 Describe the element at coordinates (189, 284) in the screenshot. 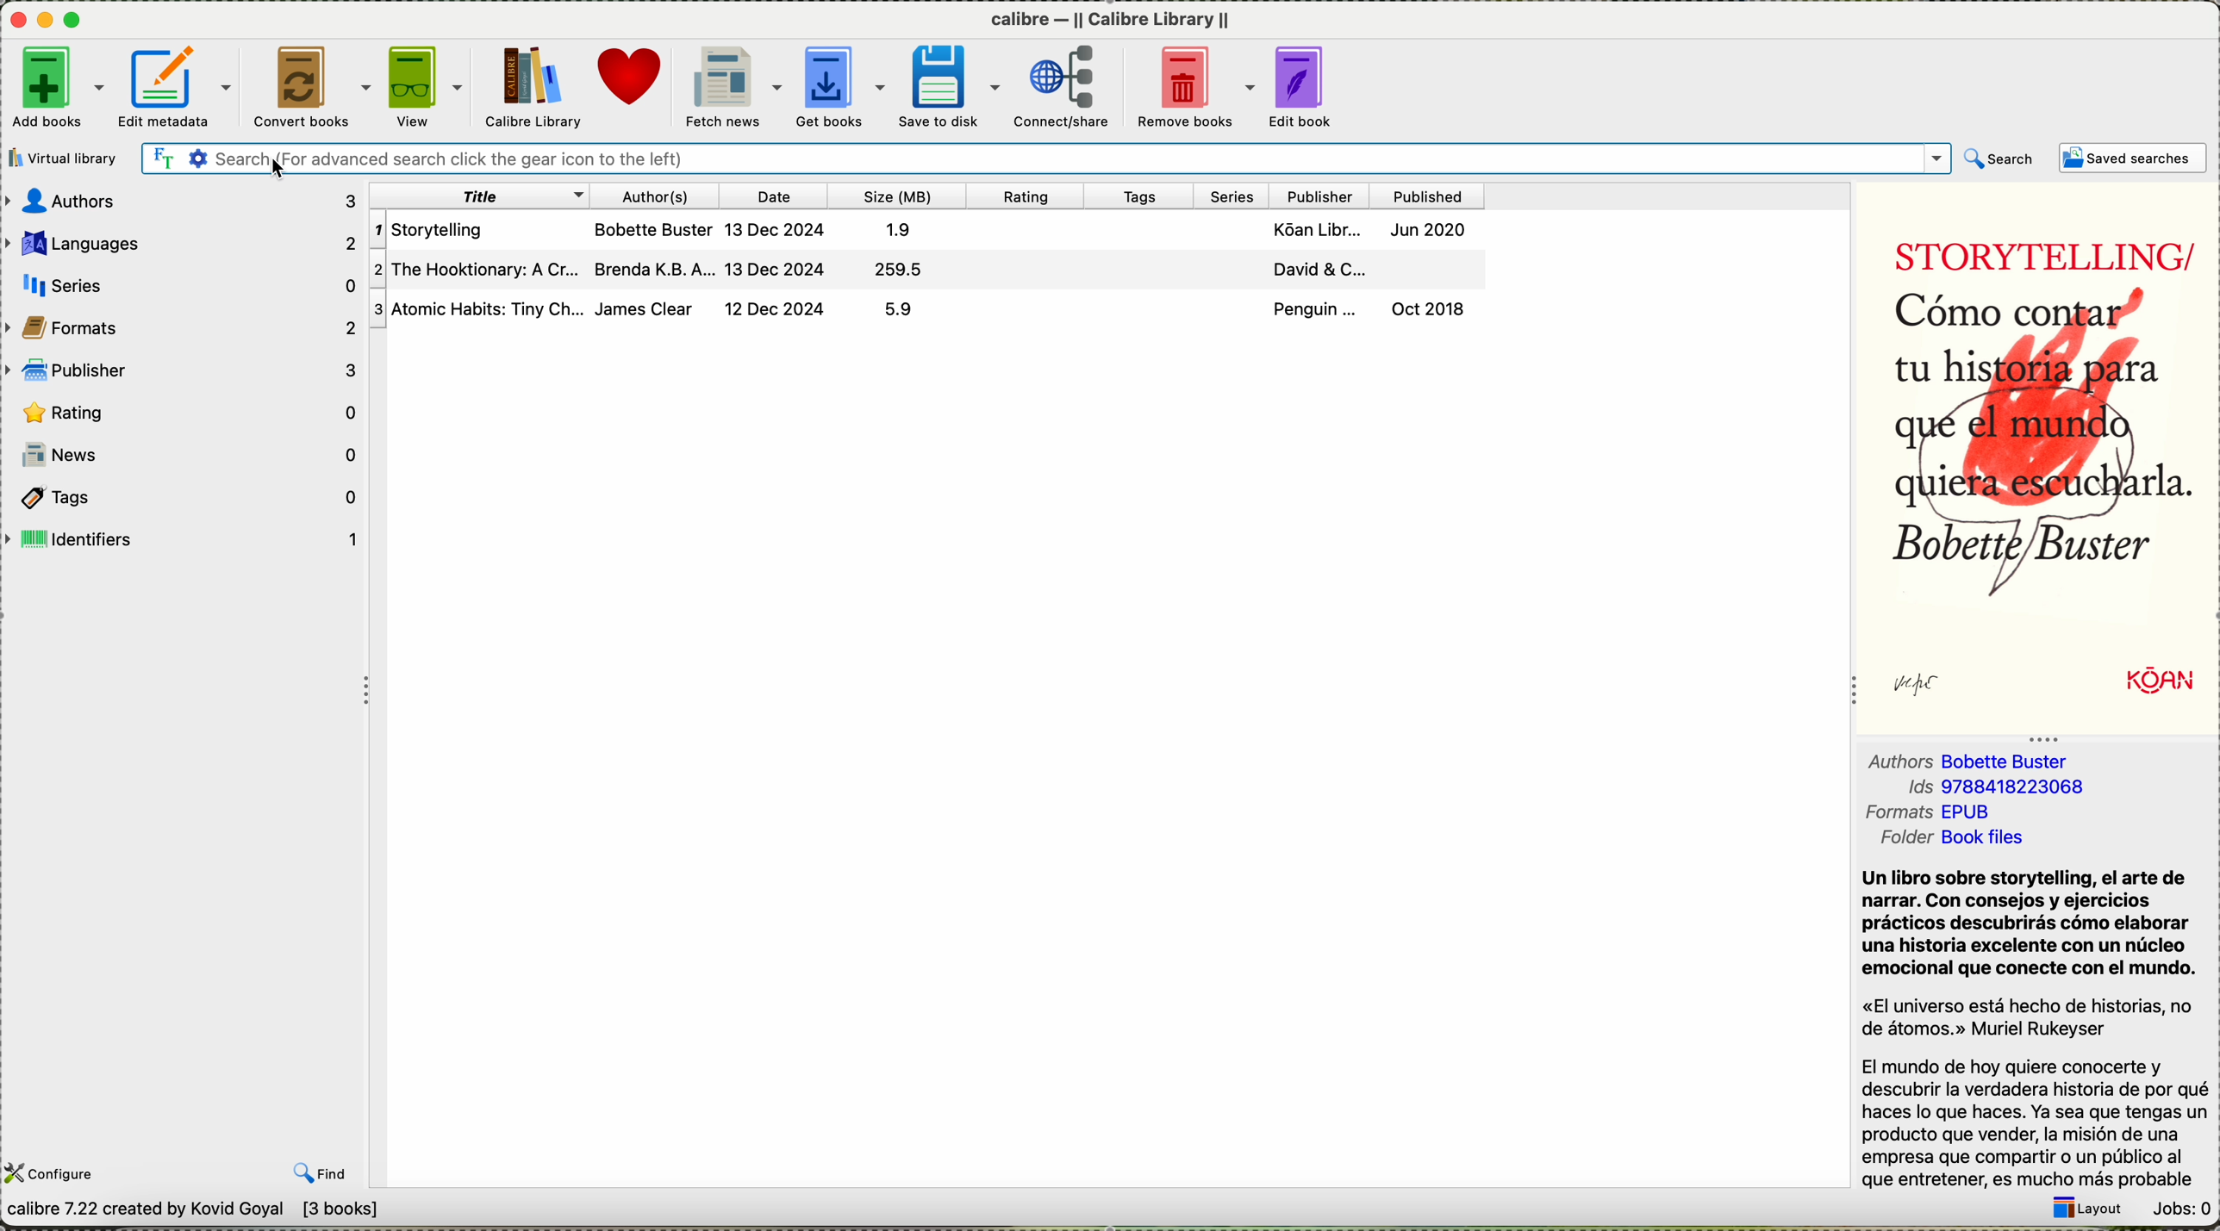

I see `series` at that location.